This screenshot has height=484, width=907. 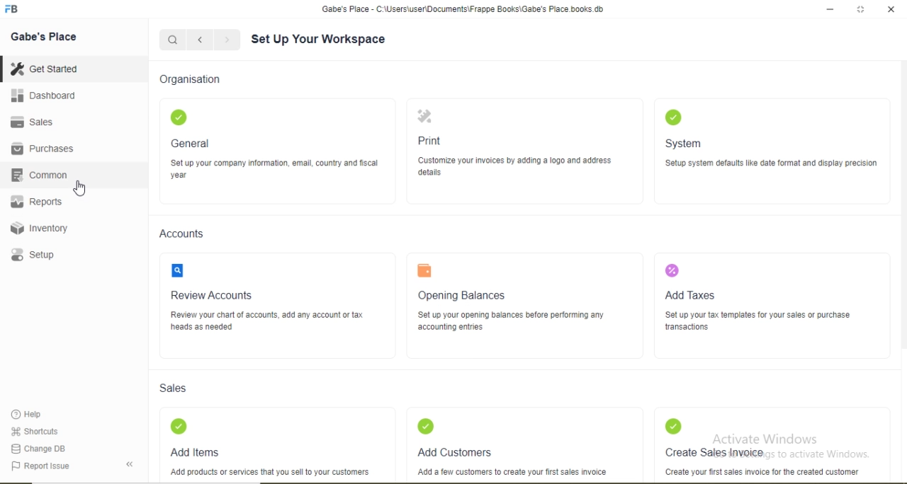 I want to click on Opening Balances, so click(x=462, y=295).